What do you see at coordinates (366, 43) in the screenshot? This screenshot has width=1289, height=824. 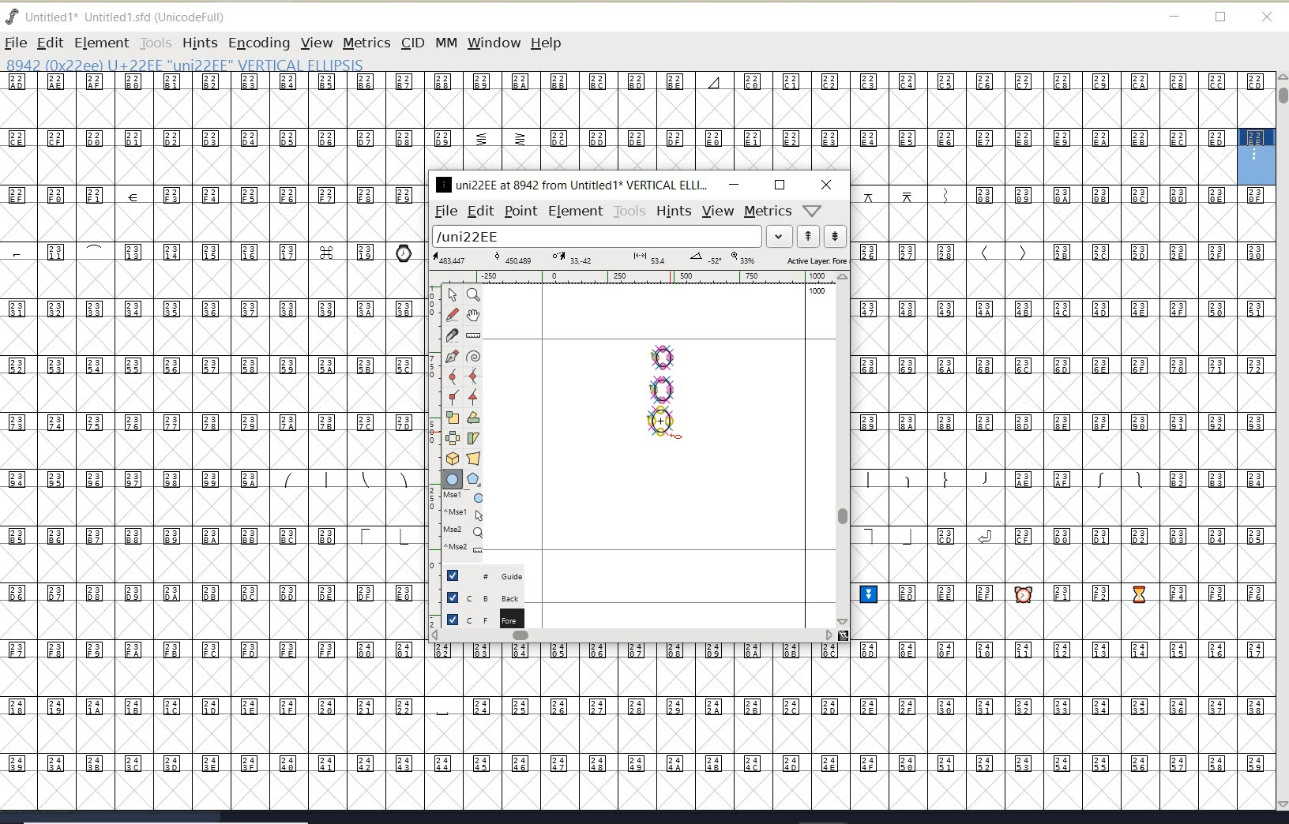 I see `METRICS` at bounding box center [366, 43].